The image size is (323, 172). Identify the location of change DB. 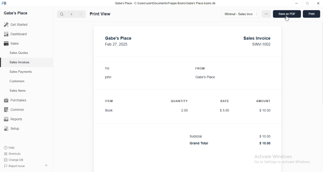
(14, 160).